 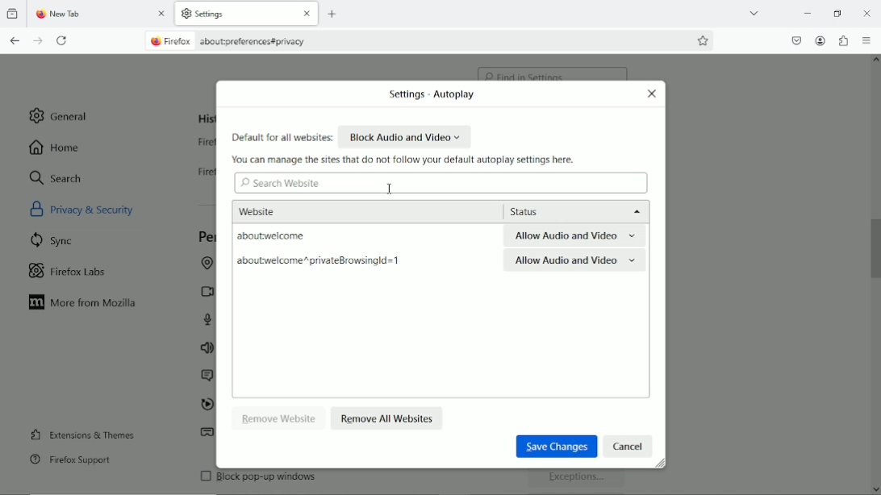 I want to click on scroll up, so click(x=875, y=62).